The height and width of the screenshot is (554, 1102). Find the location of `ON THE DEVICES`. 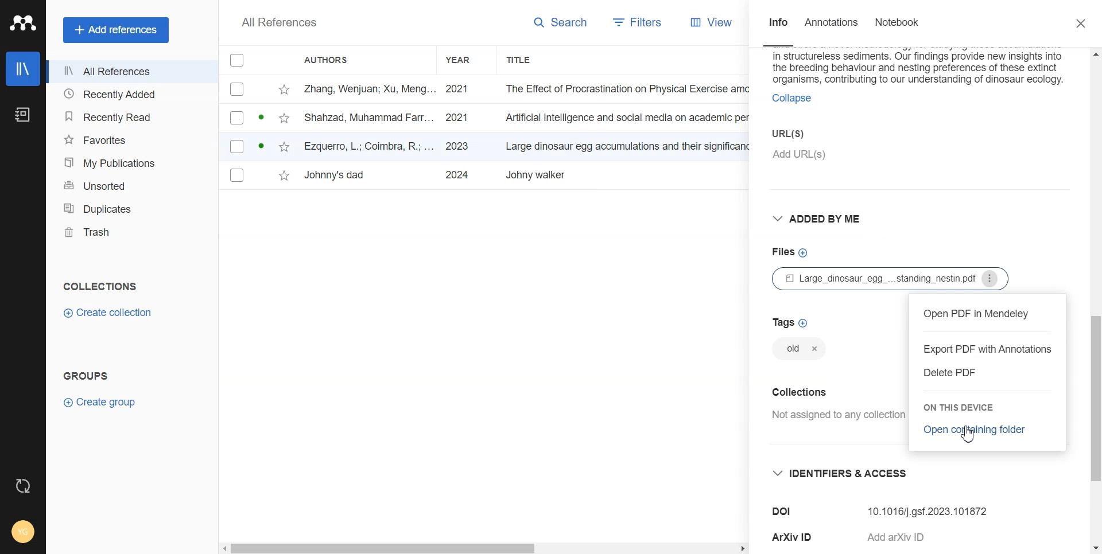

ON THE DEVICES is located at coordinates (963, 409).